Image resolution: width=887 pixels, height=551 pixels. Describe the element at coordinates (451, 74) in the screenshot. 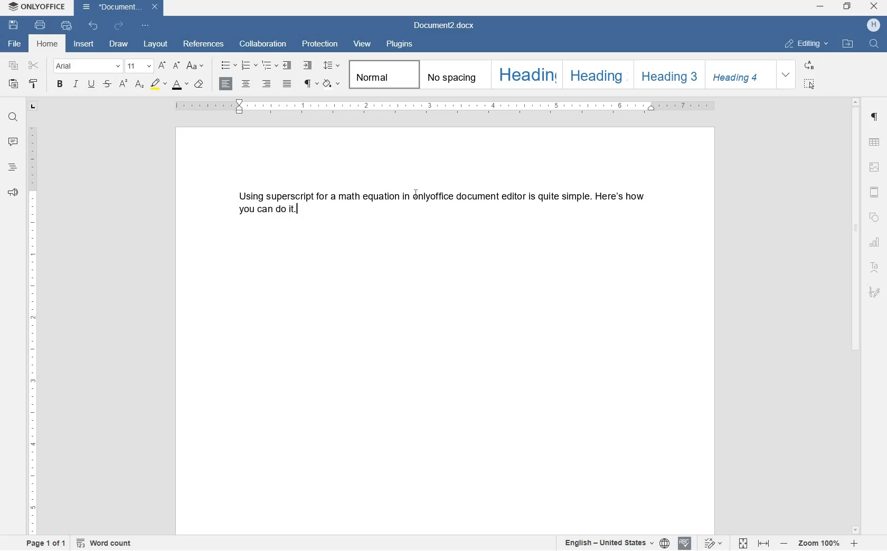

I see `No spacing` at that location.